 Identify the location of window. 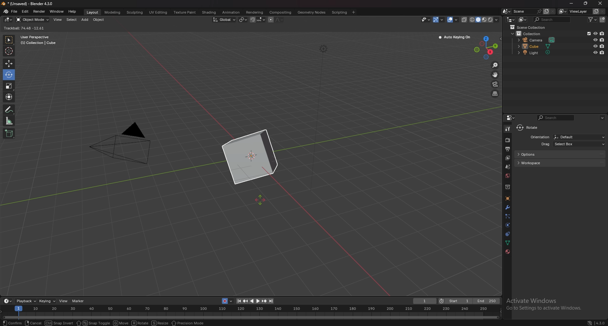
(56, 11).